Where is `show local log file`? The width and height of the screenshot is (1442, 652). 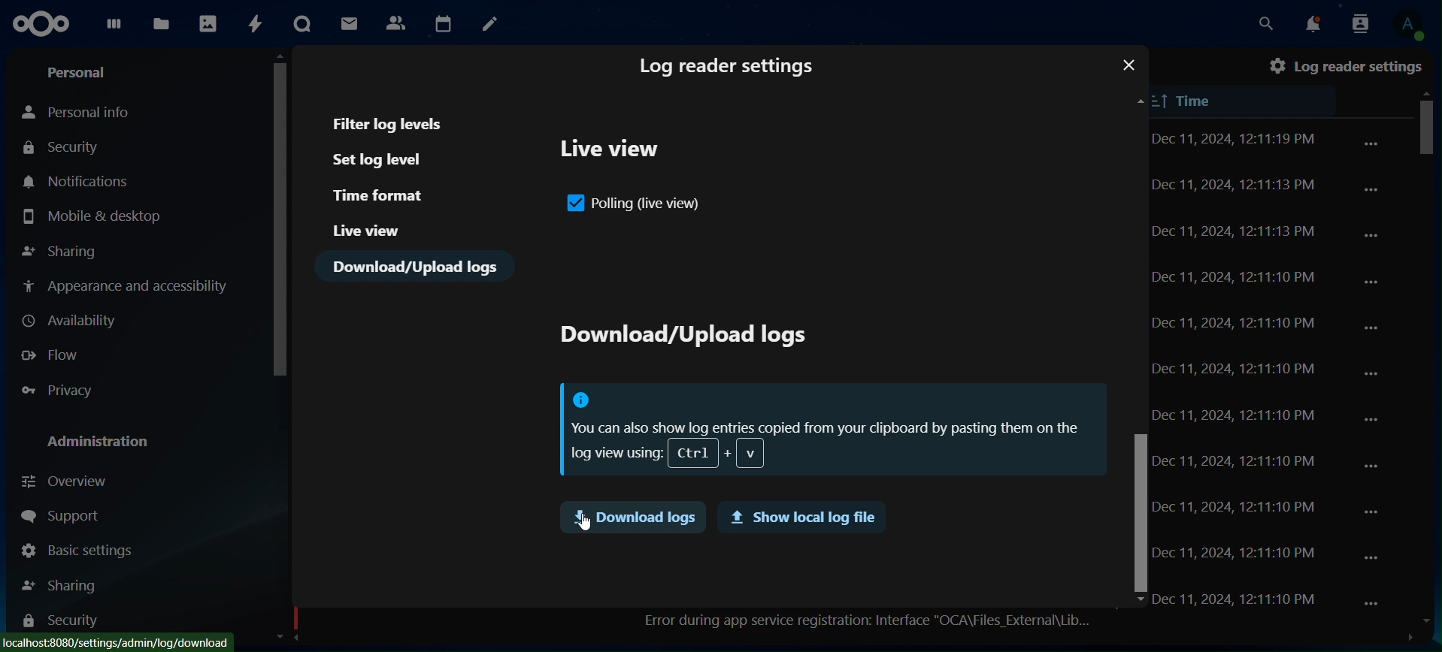 show local log file is located at coordinates (799, 518).